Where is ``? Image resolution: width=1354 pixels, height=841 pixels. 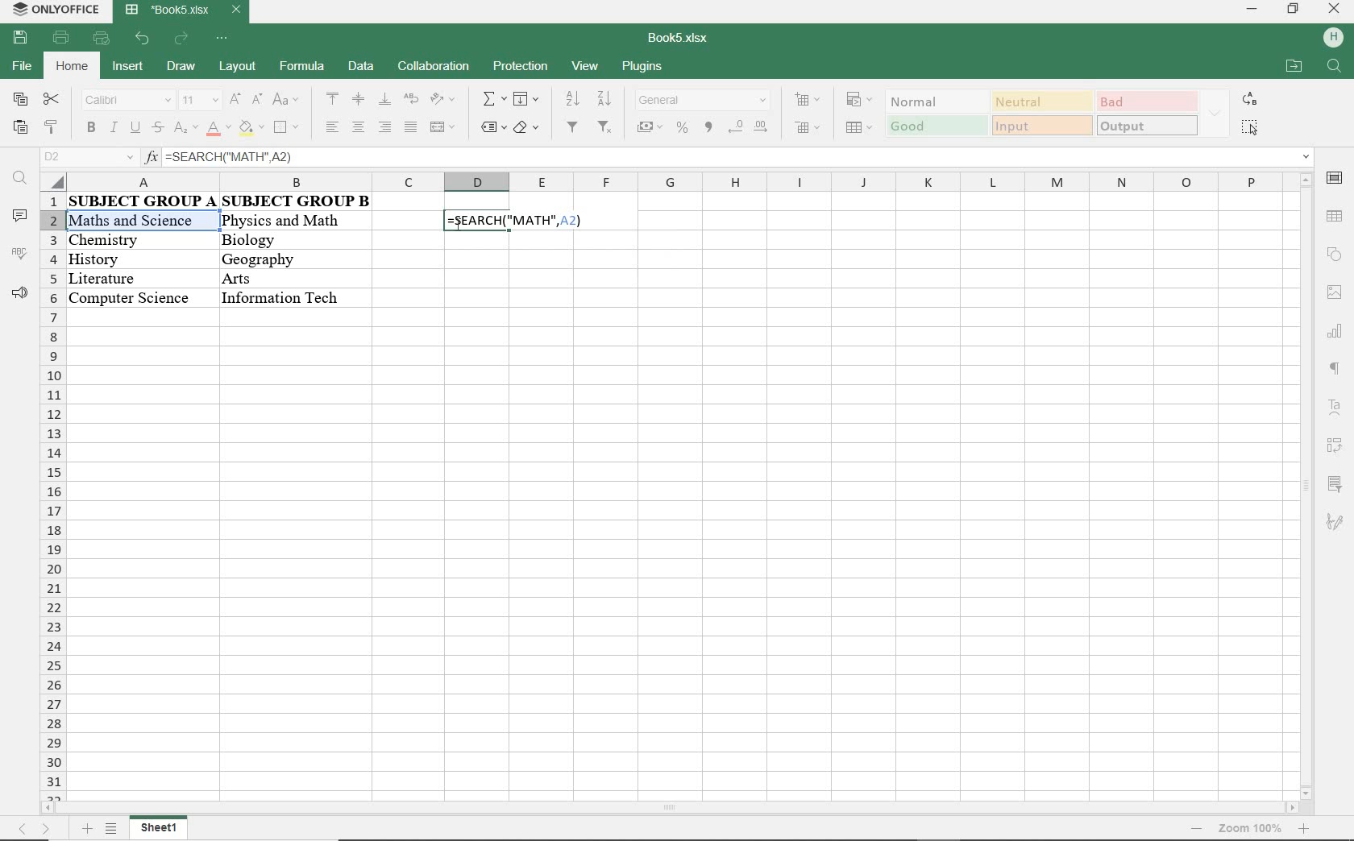  is located at coordinates (284, 297).